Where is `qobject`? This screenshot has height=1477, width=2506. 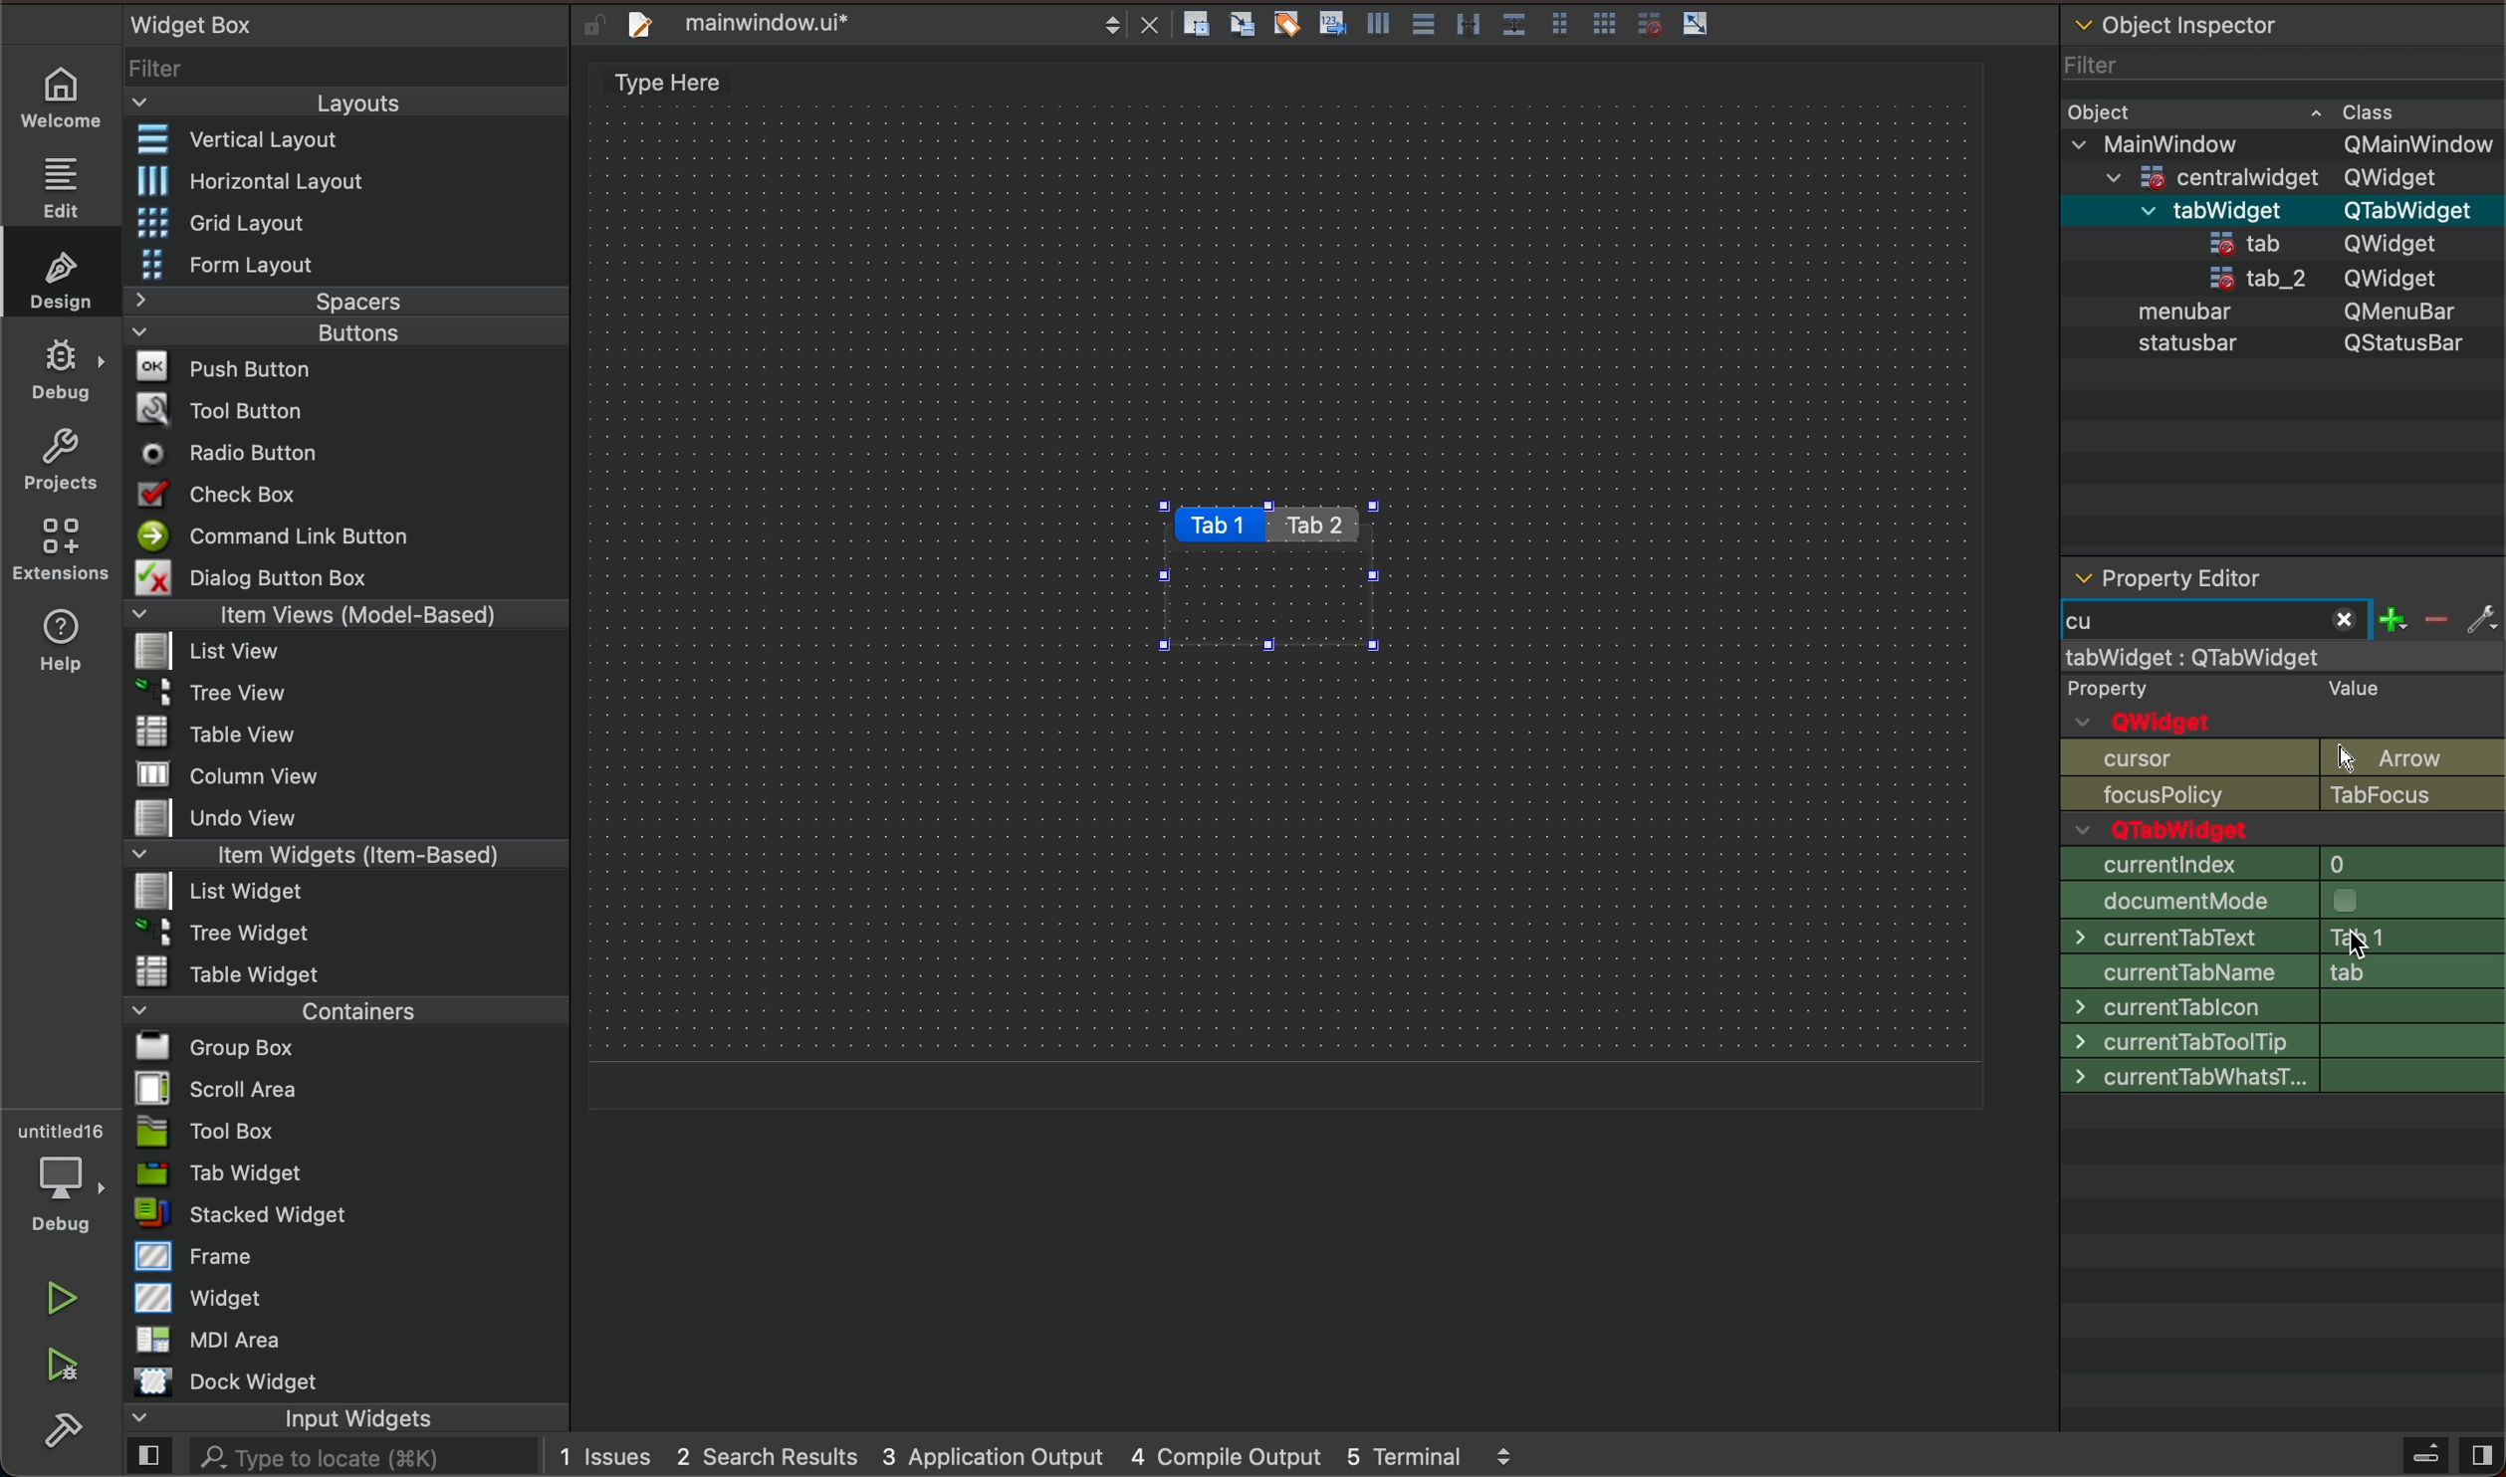 qobject is located at coordinates (2278, 704).